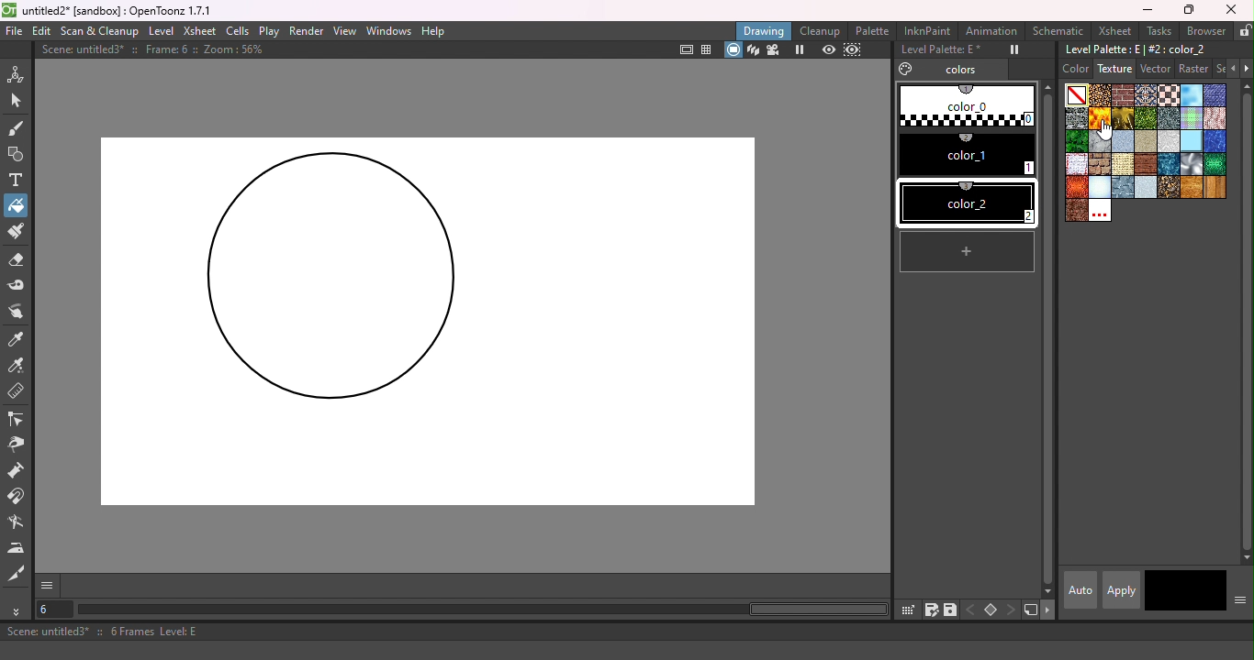  What do you see at coordinates (1069, 70) in the screenshot?
I see `Color` at bounding box center [1069, 70].